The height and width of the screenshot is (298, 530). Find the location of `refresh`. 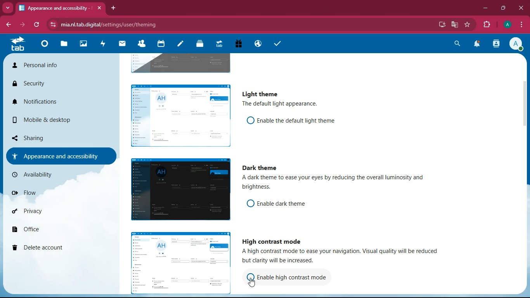

refresh is located at coordinates (35, 25).